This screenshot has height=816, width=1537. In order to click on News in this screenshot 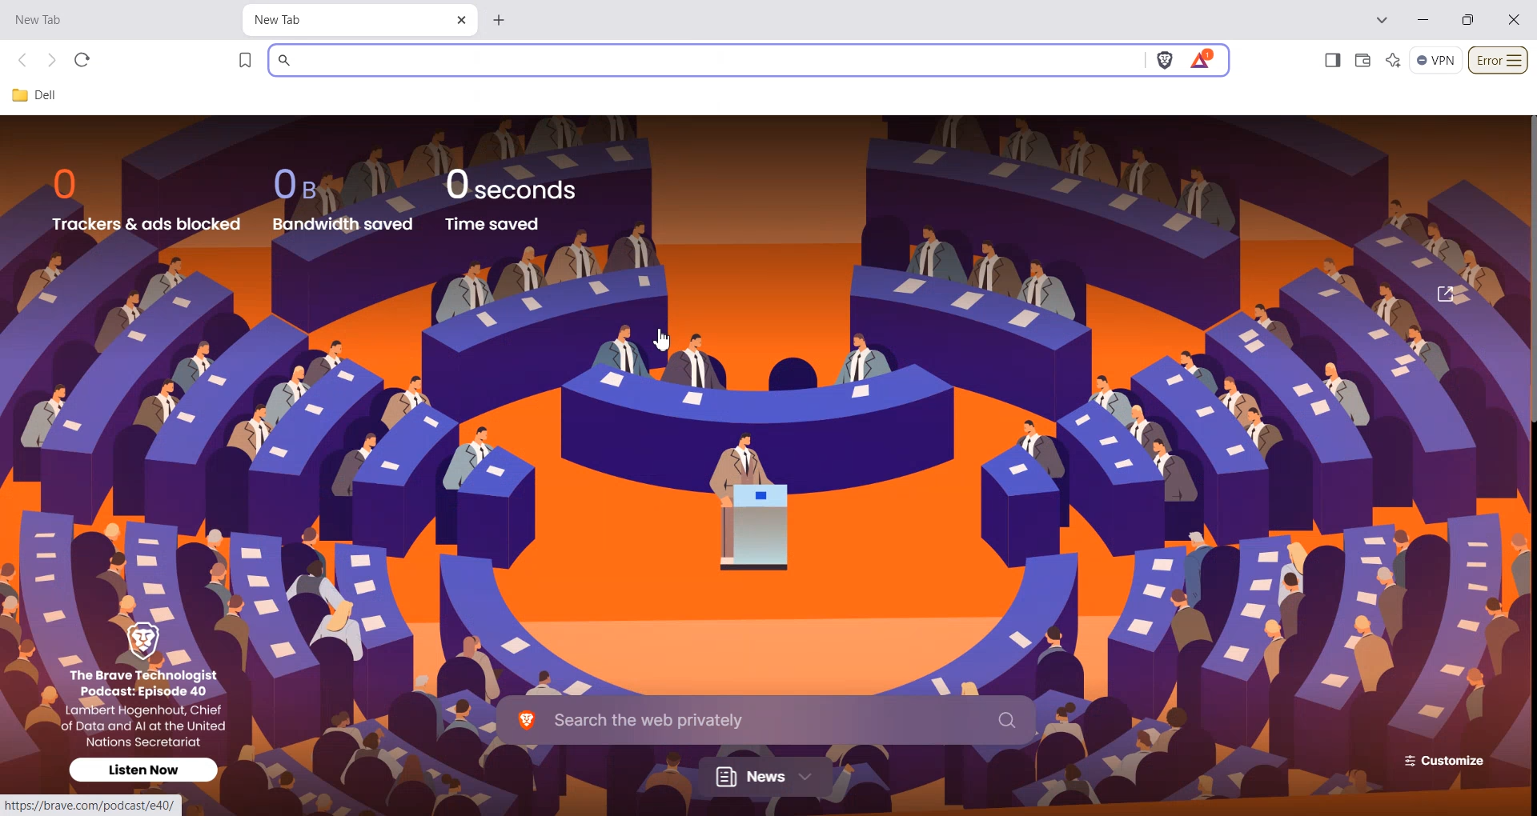, I will do `click(768, 776)`.